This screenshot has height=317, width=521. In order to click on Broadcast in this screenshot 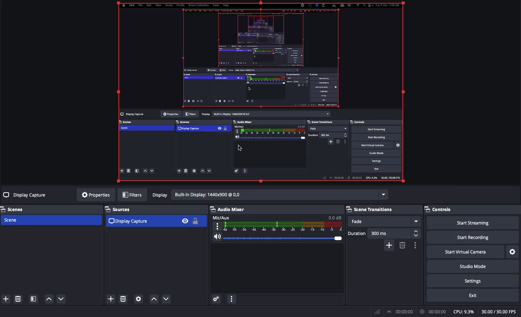, I will do `click(400, 312)`.